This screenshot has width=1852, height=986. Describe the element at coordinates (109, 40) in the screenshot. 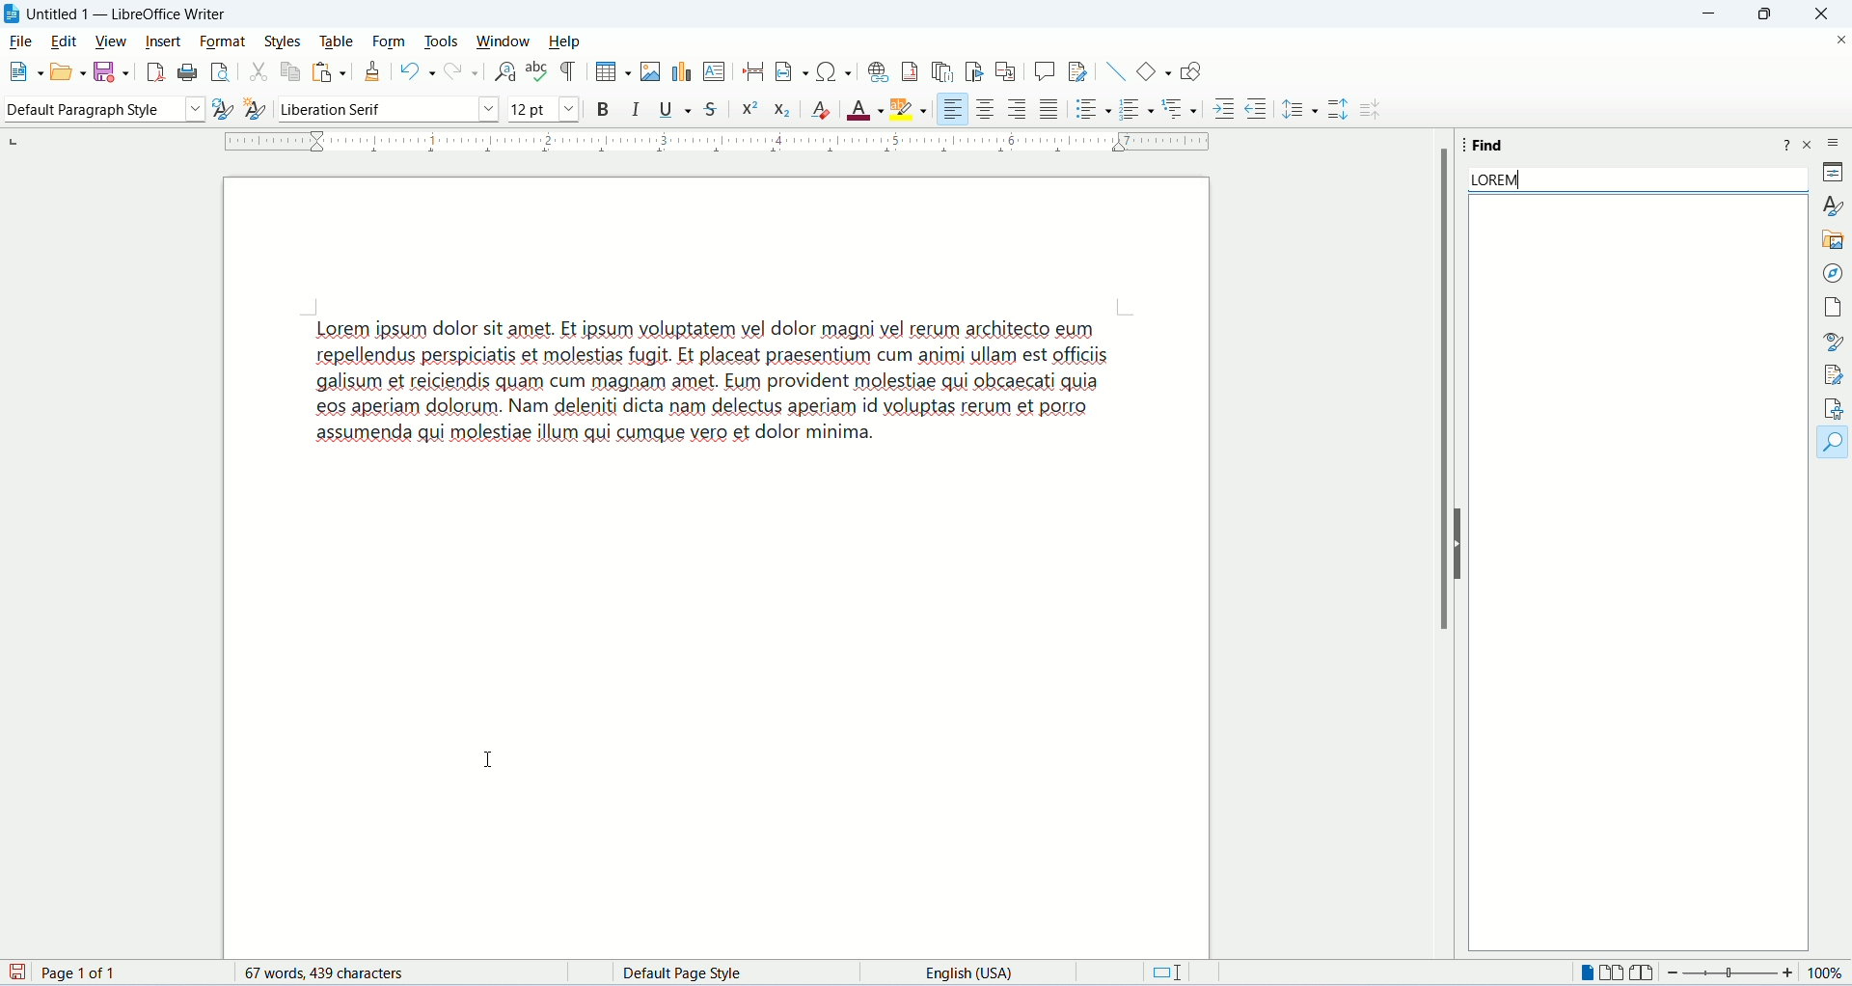

I see `view` at that location.